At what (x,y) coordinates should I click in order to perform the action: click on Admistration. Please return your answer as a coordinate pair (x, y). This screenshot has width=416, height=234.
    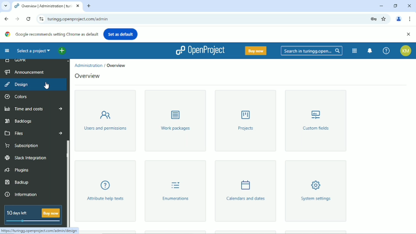
    Looking at the image, I should click on (88, 66).